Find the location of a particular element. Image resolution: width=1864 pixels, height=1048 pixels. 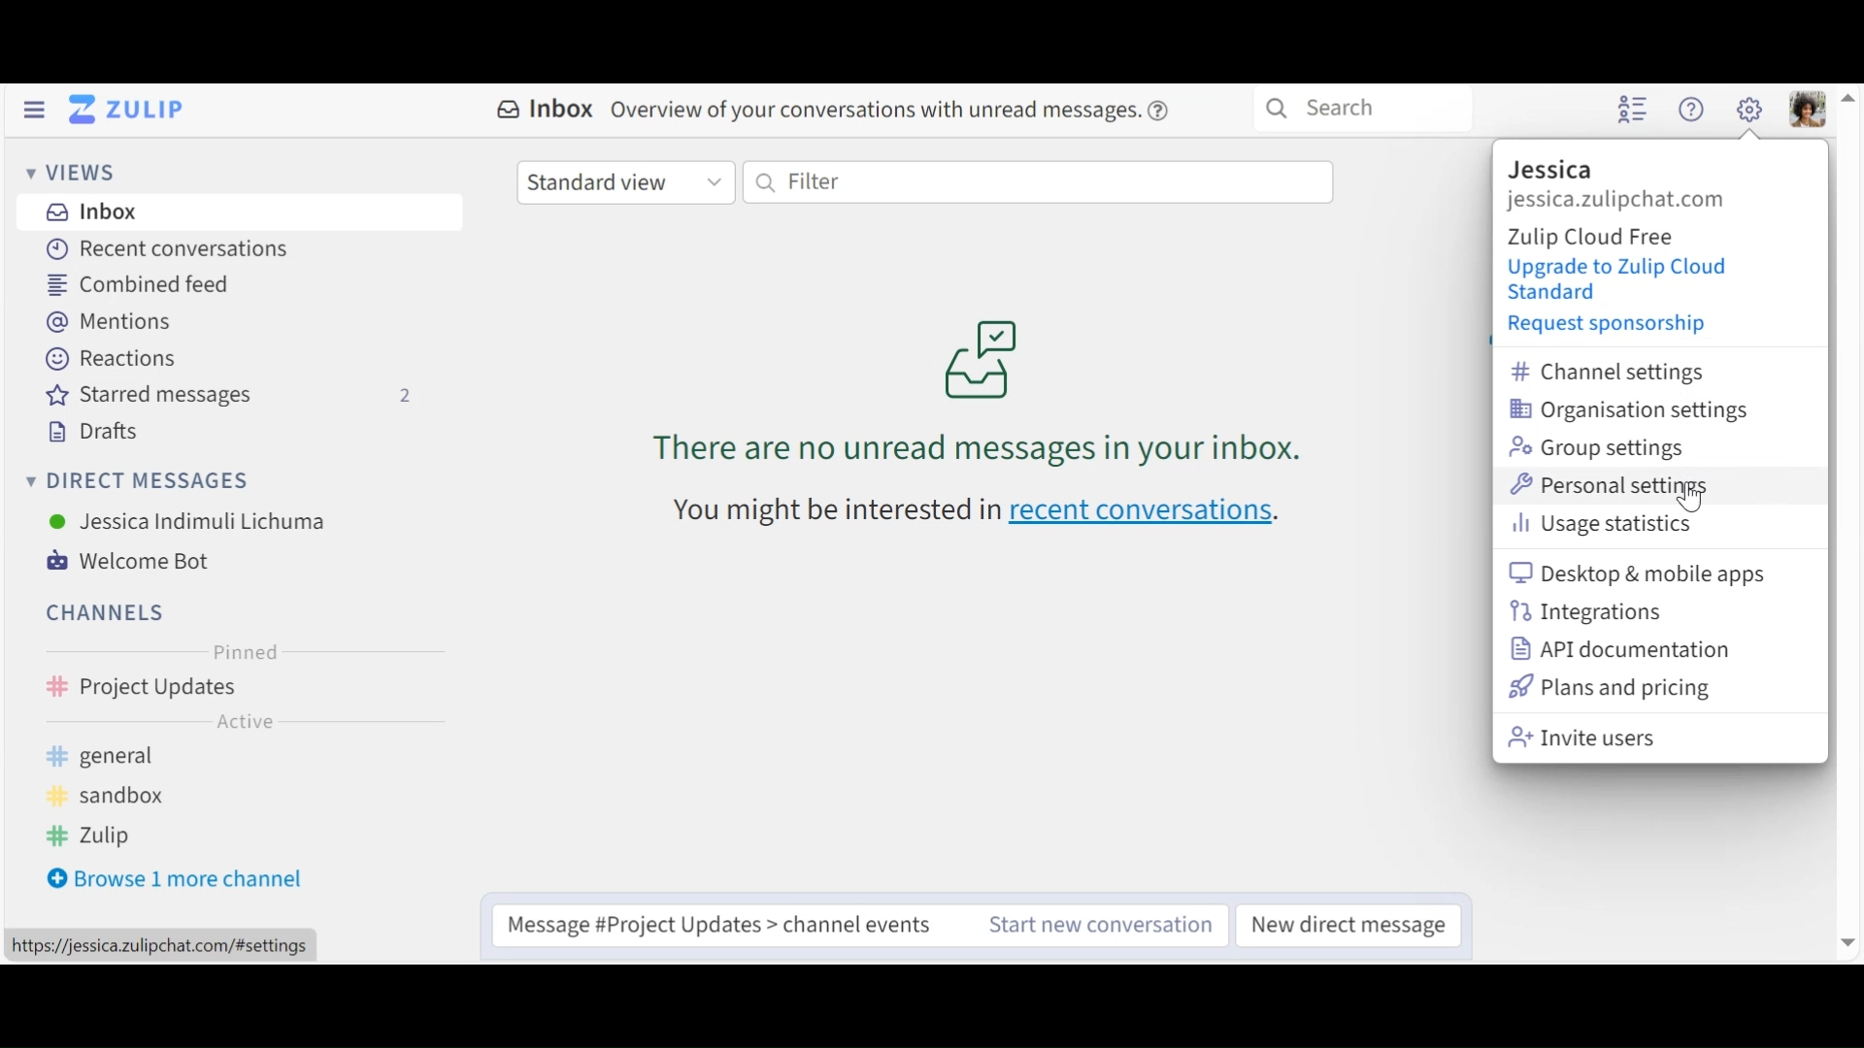

Plans and Pricing is located at coordinates (1610, 688).